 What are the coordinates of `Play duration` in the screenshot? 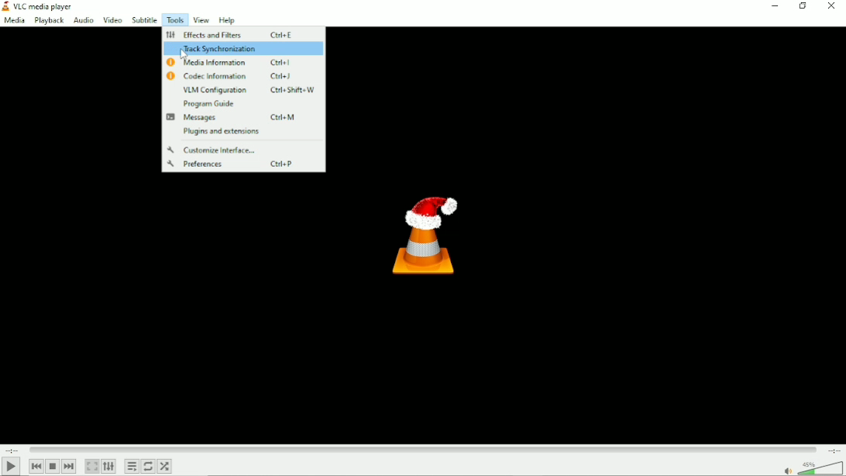 It's located at (423, 449).